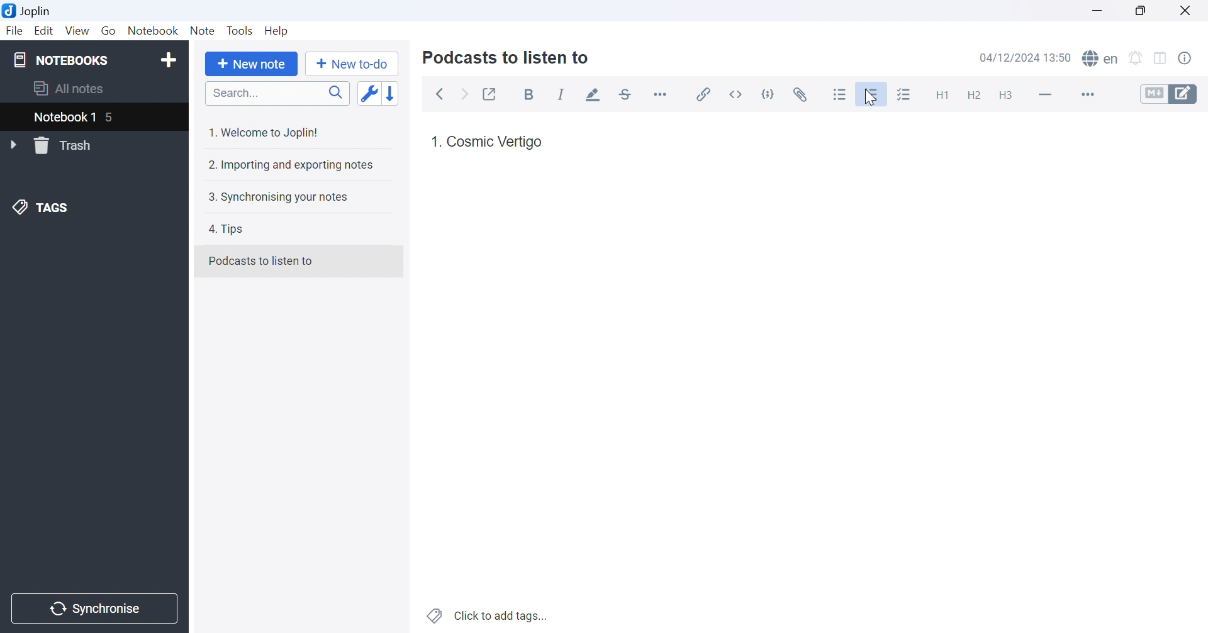 The width and height of the screenshot is (1208, 633). I want to click on 1., so click(435, 140).